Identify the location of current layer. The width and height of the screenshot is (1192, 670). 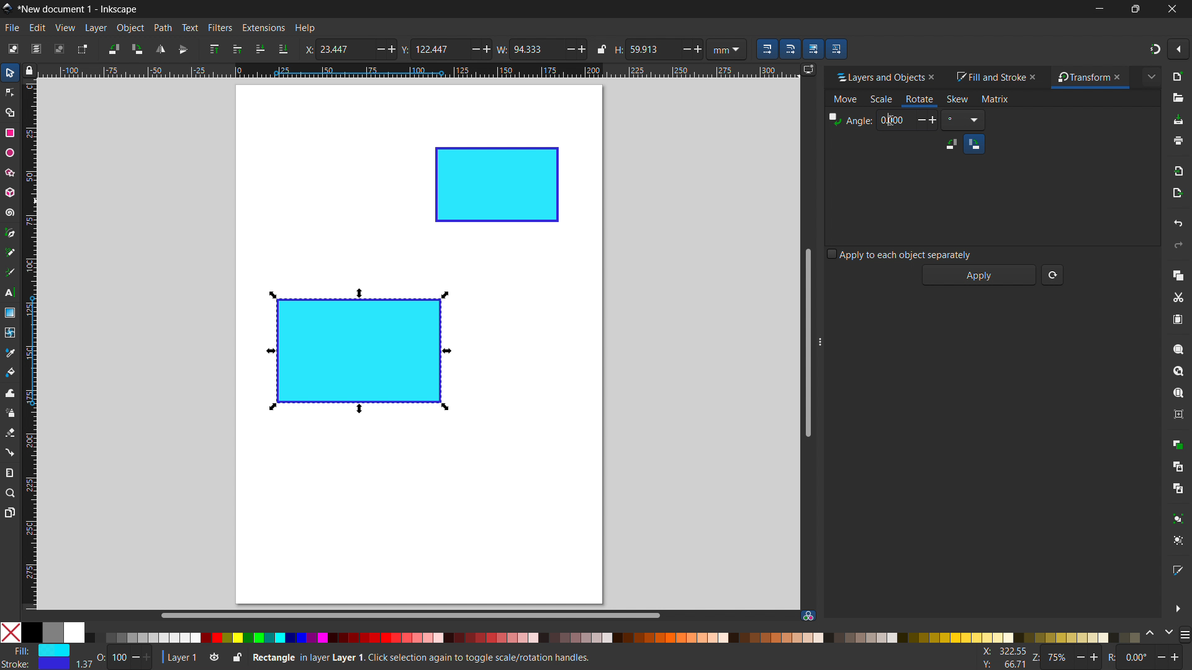
(178, 658).